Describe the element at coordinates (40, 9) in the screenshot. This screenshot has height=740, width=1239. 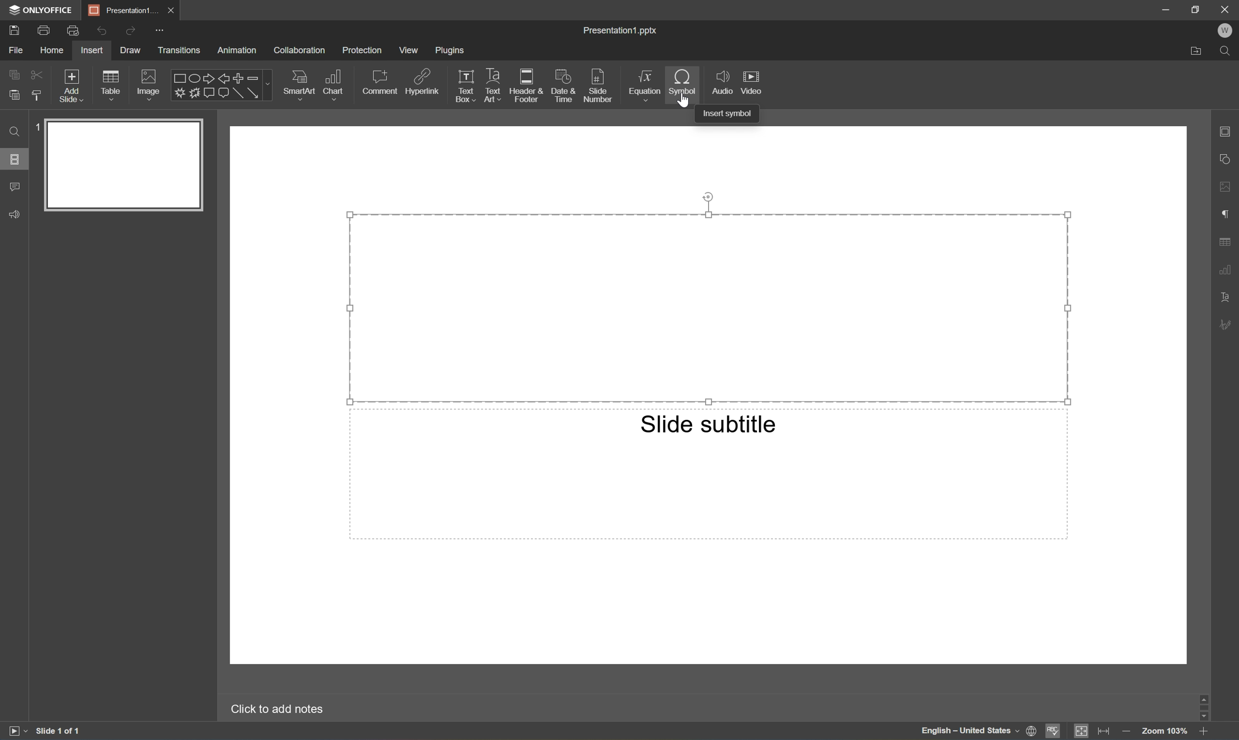
I see `ONLYOFFICE` at that location.